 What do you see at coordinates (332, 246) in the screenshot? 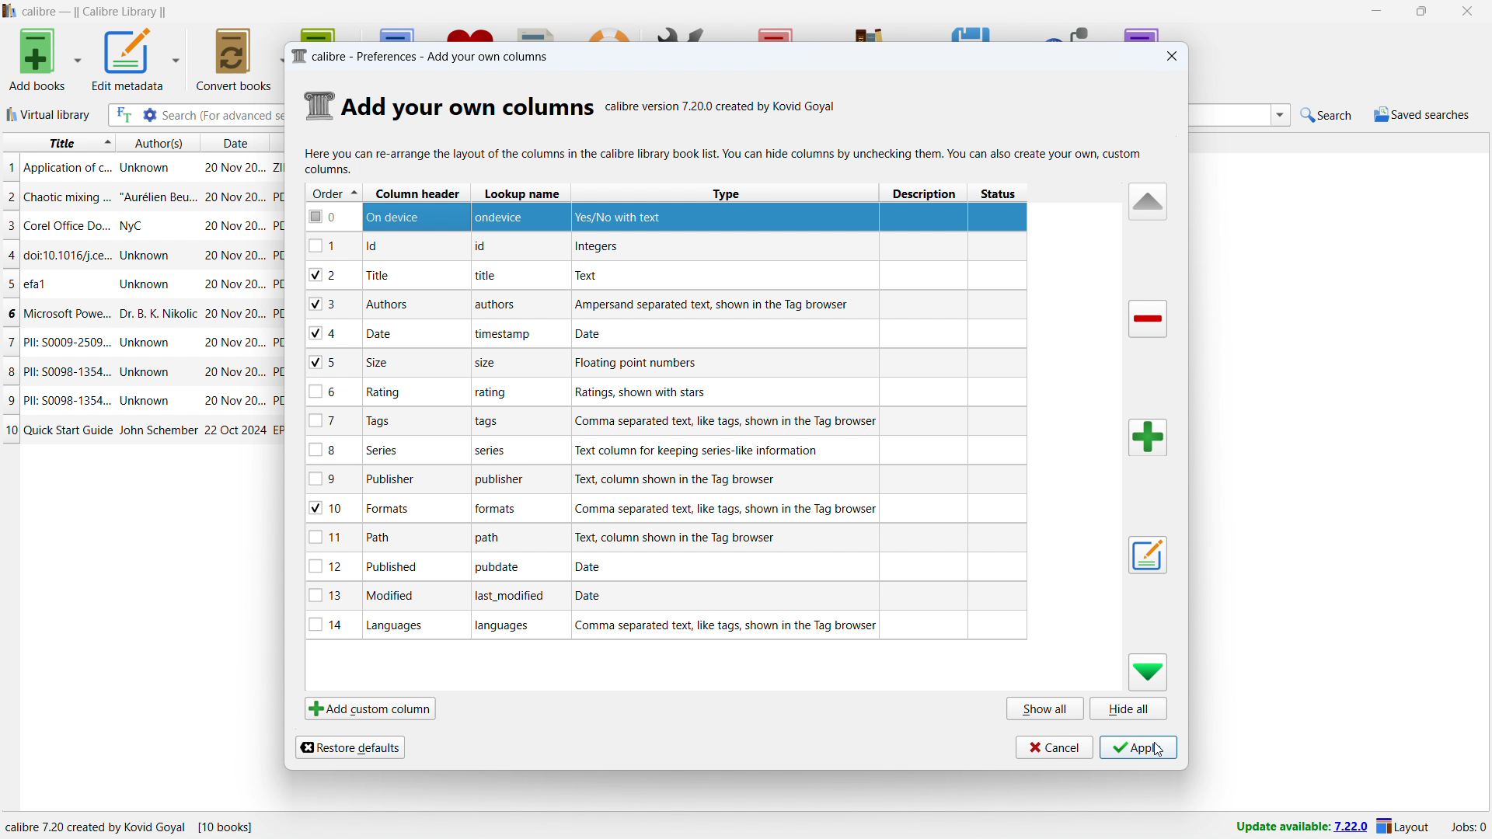
I see `1` at bounding box center [332, 246].